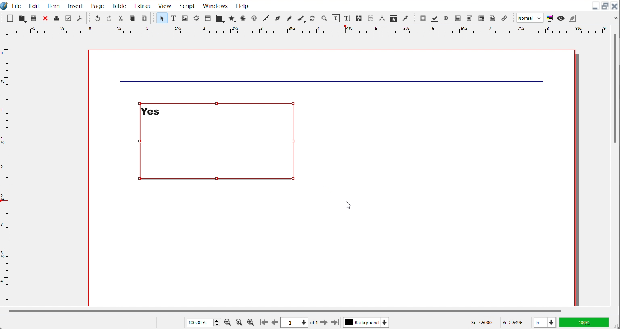 The image size is (620, 329). Describe the element at coordinates (6, 169) in the screenshot. I see `Vertical Scale` at that location.